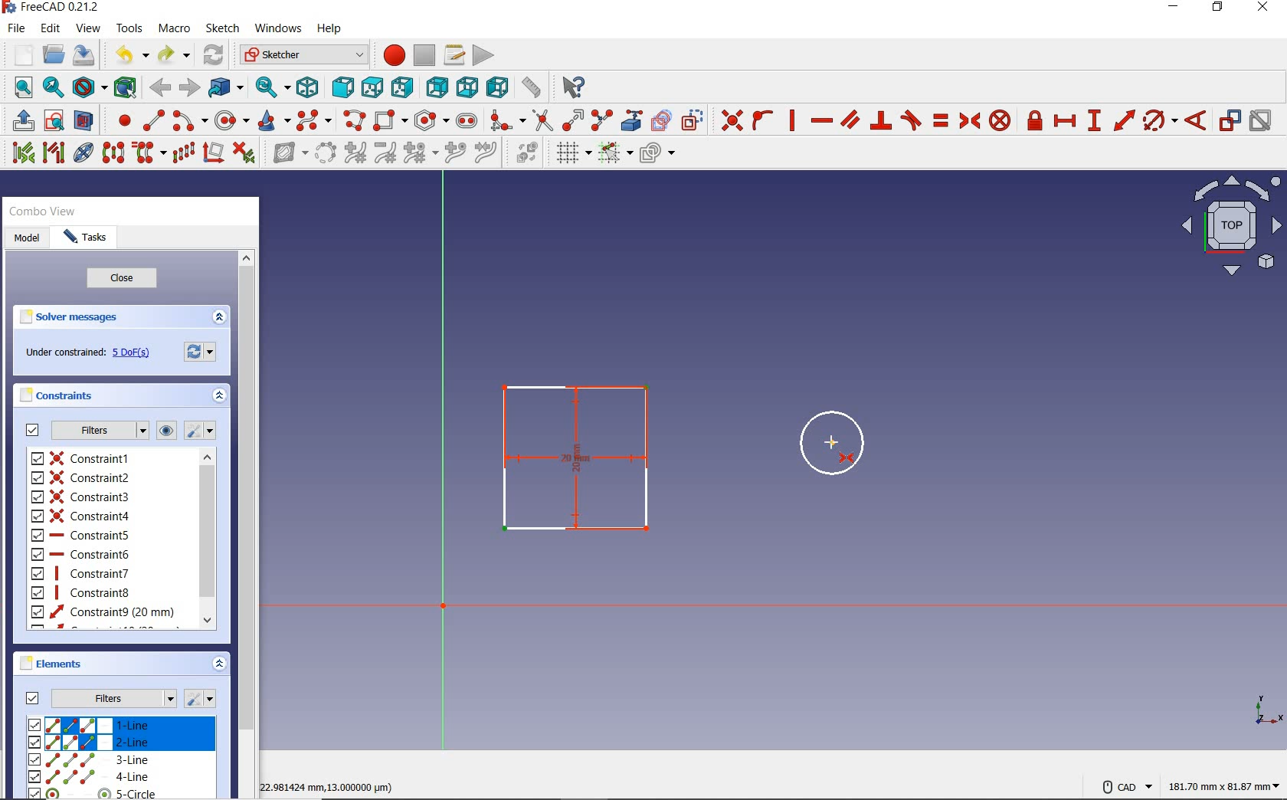  Describe the element at coordinates (81, 477) in the screenshot. I see `constraint2` at that location.